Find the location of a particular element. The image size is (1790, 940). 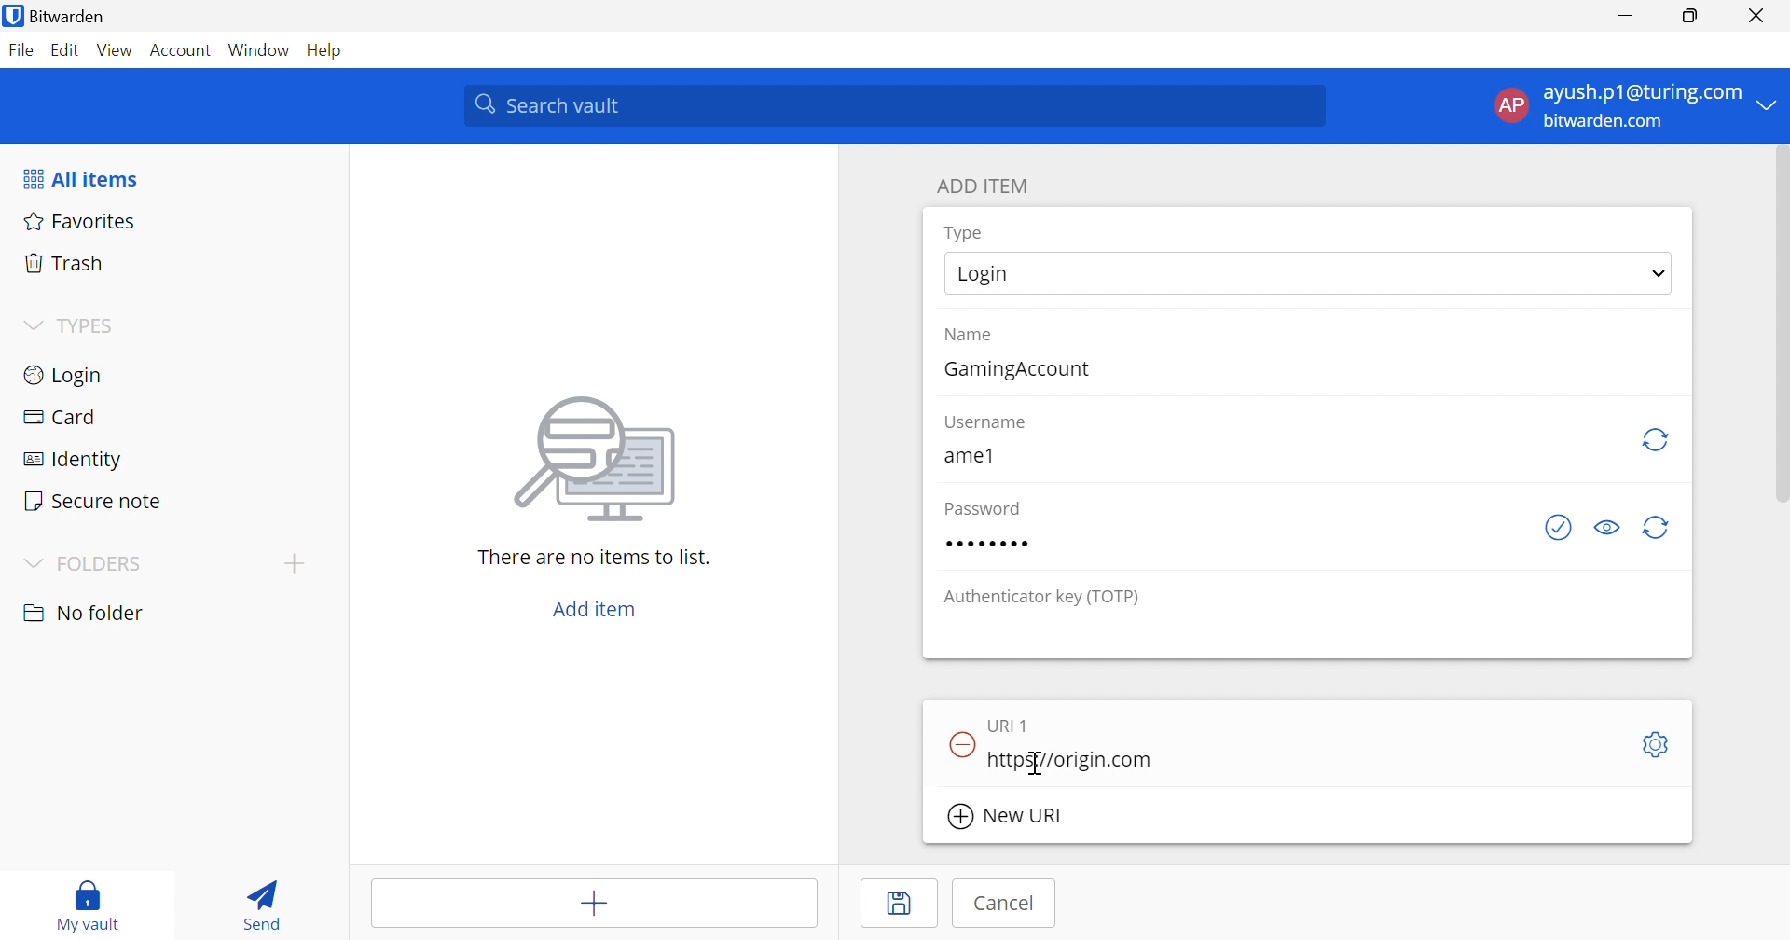

Account is located at coordinates (182, 48).